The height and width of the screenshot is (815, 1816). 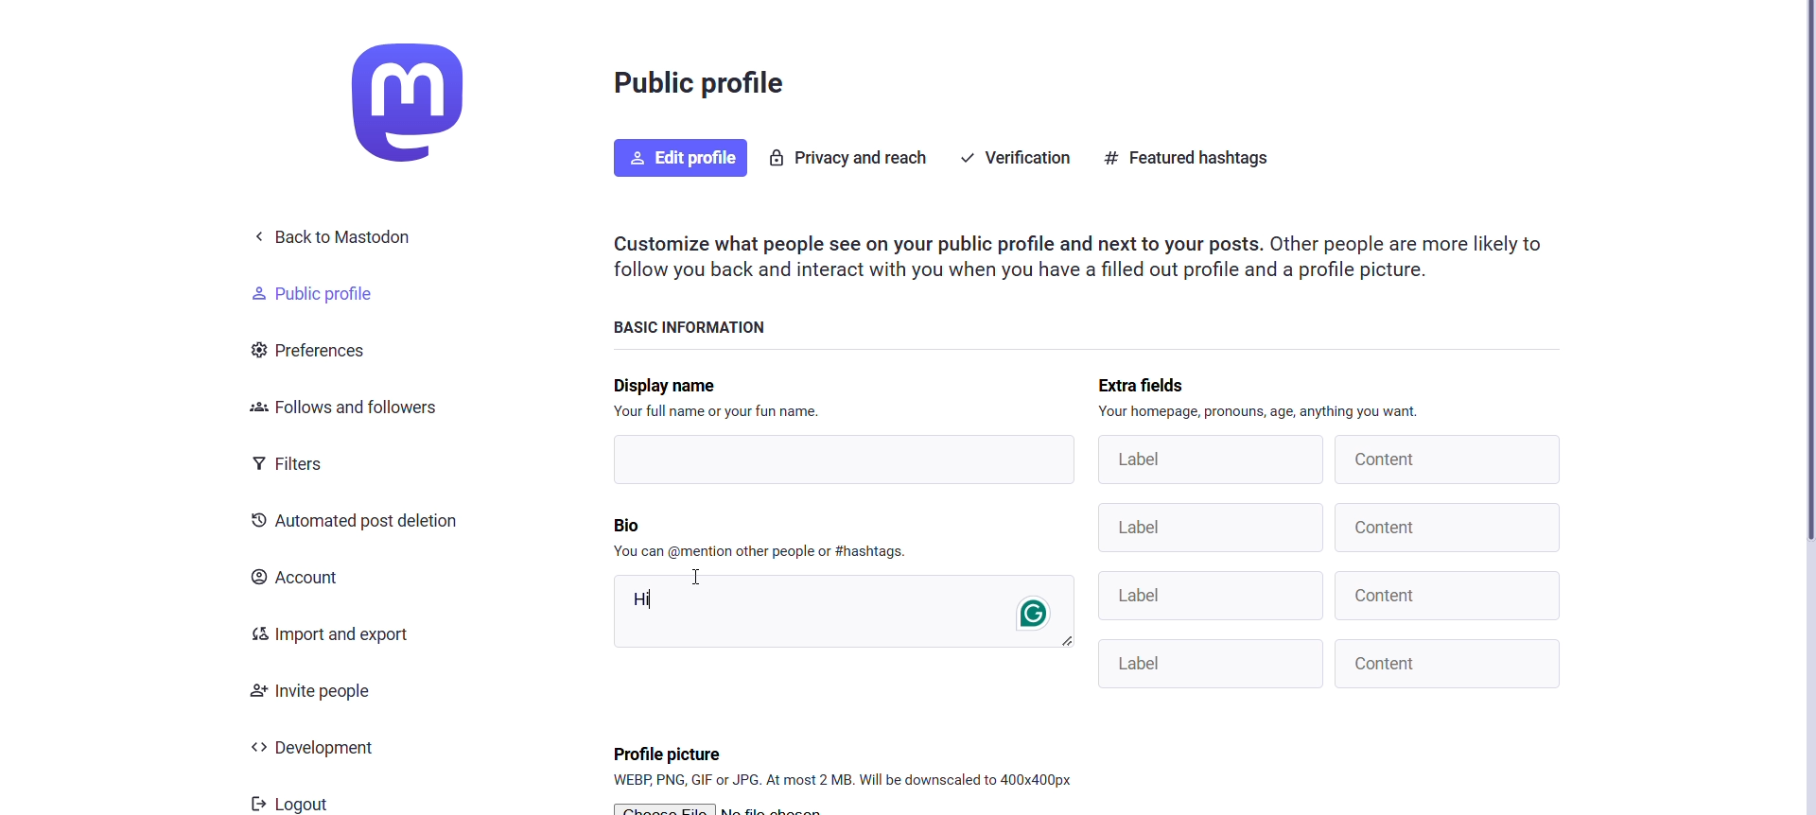 What do you see at coordinates (331, 748) in the screenshot?
I see `Development` at bounding box center [331, 748].